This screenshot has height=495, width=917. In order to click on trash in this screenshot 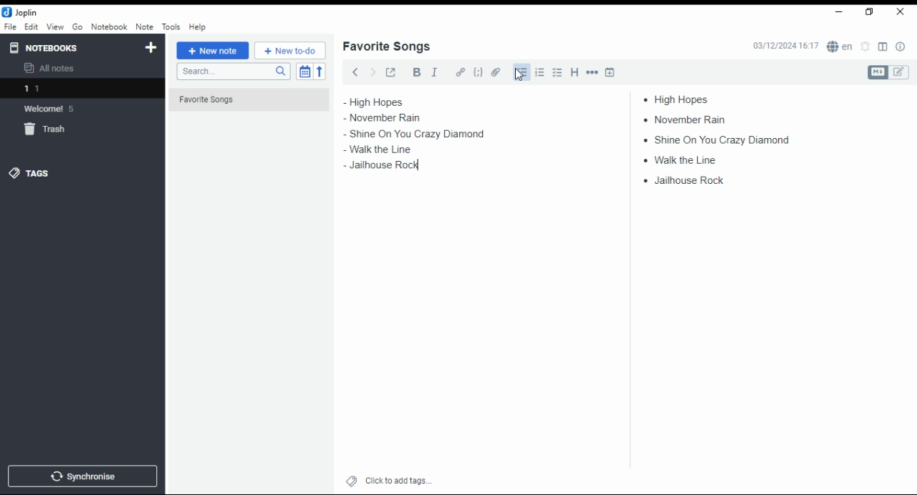, I will do `click(53, 132)`.